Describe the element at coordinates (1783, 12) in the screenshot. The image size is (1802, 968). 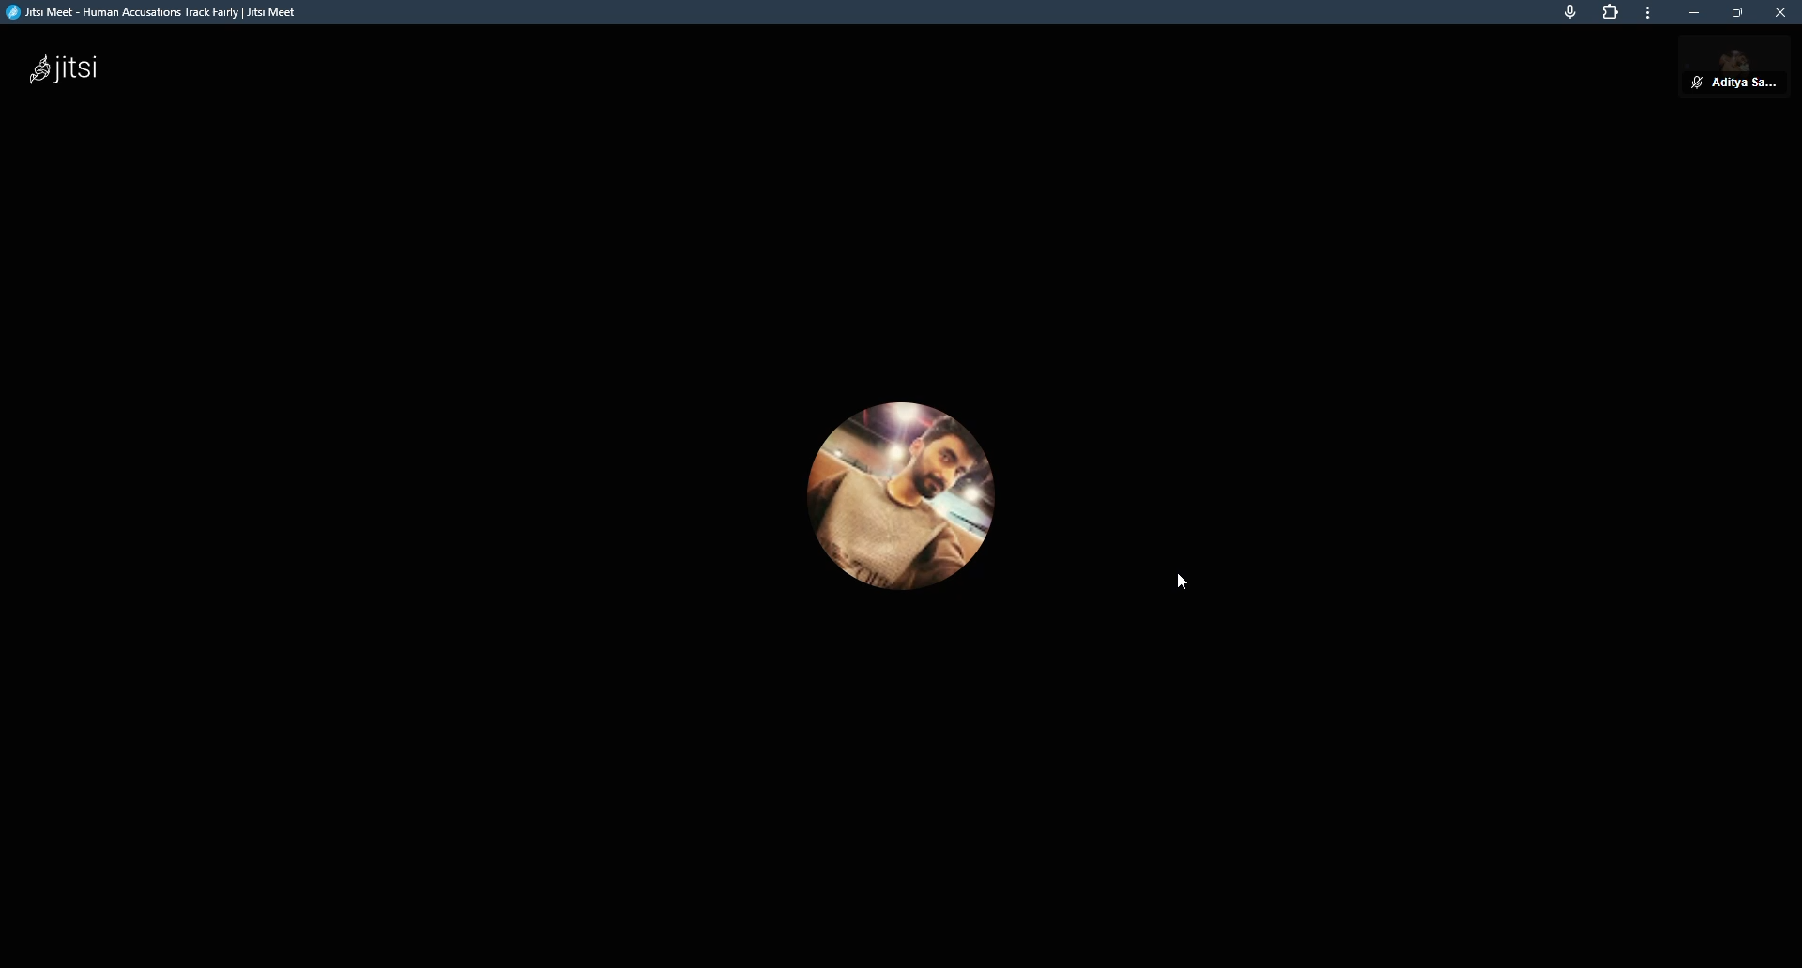
I see `close` at that location.